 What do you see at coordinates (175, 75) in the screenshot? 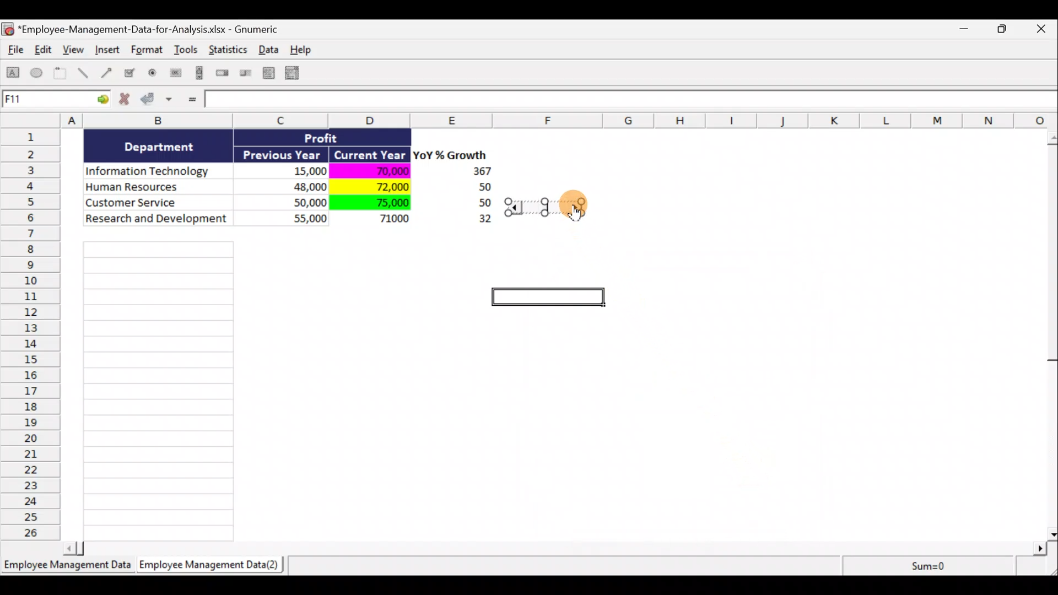
I see `Create a button` at bounding box center [175, 75].